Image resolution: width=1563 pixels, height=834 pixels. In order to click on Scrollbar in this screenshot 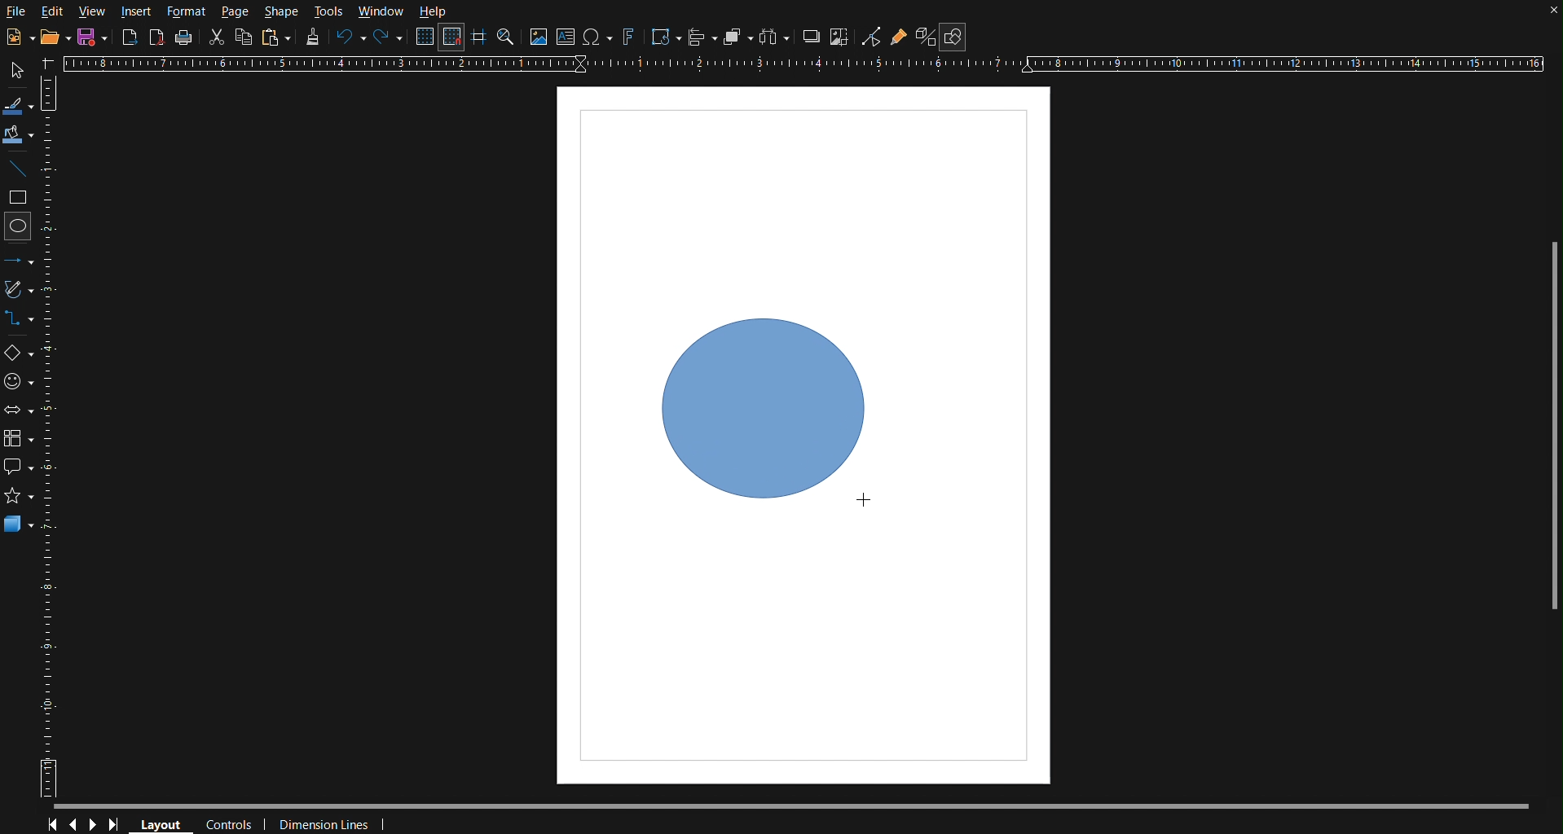, I will do `click(1548, 420)`.